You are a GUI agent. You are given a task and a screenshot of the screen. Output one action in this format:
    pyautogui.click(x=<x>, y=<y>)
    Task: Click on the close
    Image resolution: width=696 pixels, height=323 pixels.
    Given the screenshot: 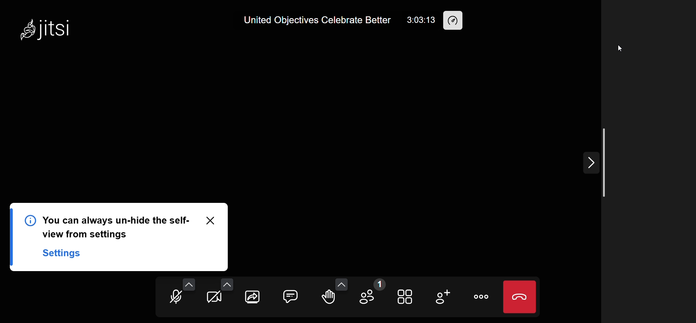 What is the action you would take?
    pyautogui.click(x=209, y=219)
    